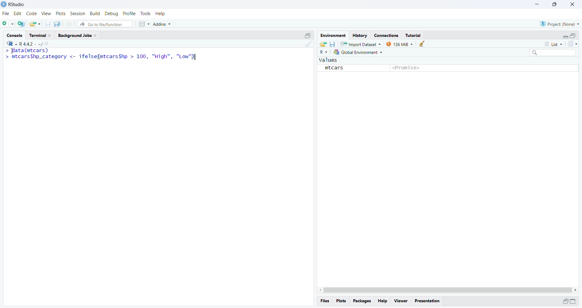  Describe the element at coordinates (359, 35) in the screenshot. I see `History` at that location.